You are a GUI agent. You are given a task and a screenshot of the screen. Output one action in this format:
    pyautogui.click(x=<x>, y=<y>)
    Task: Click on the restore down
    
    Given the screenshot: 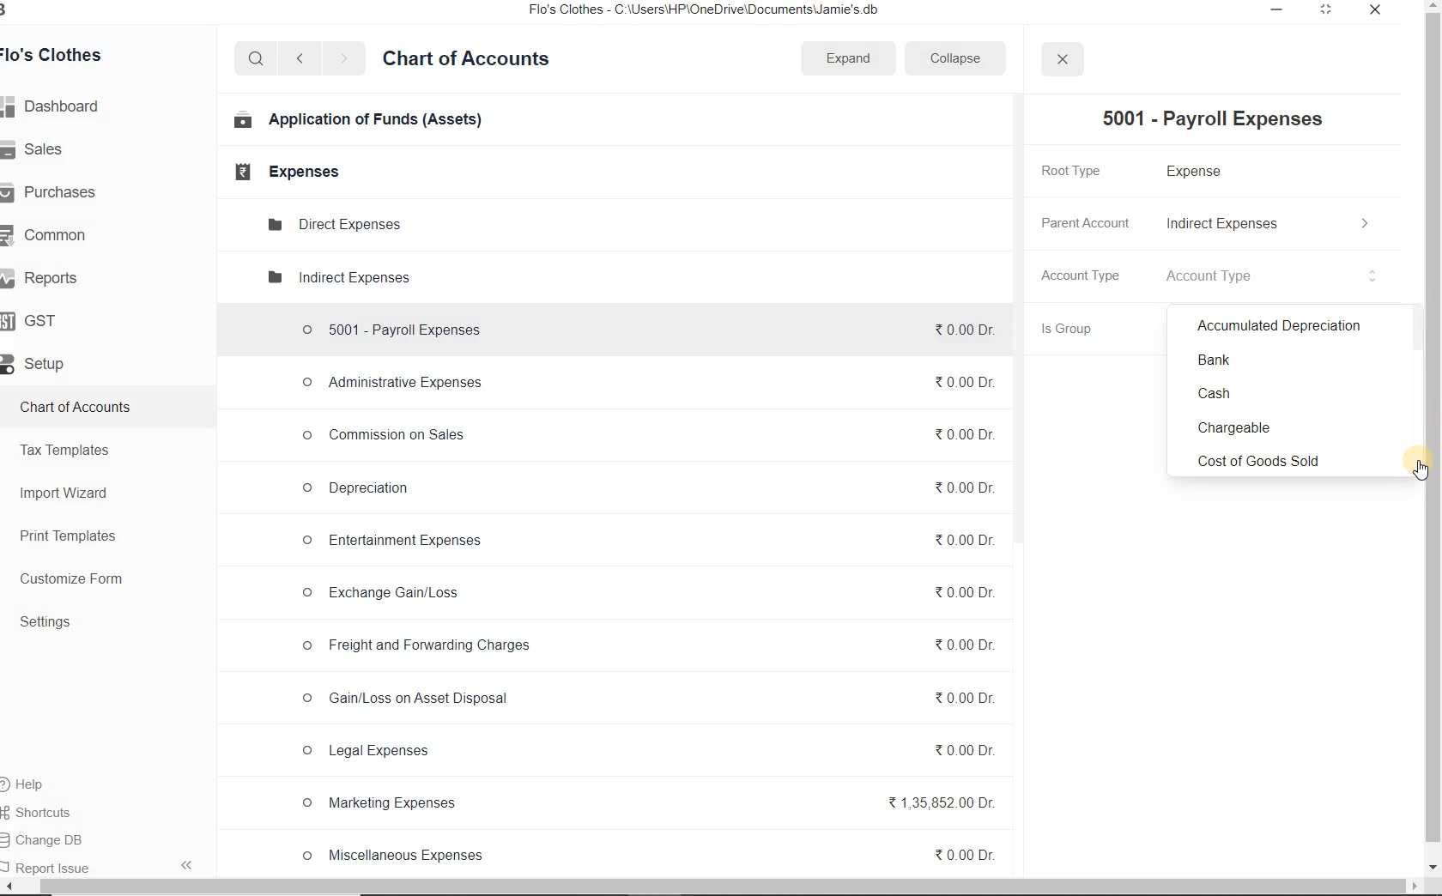 What is the action you would take?
    pyautogui.click(x=1327, y=11)
    